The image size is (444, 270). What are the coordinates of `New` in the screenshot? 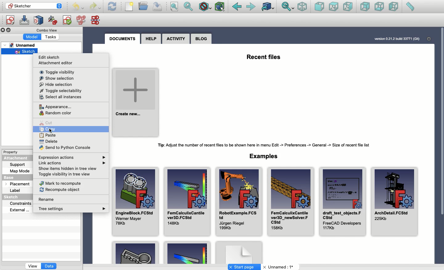 It's located at (129, 6).